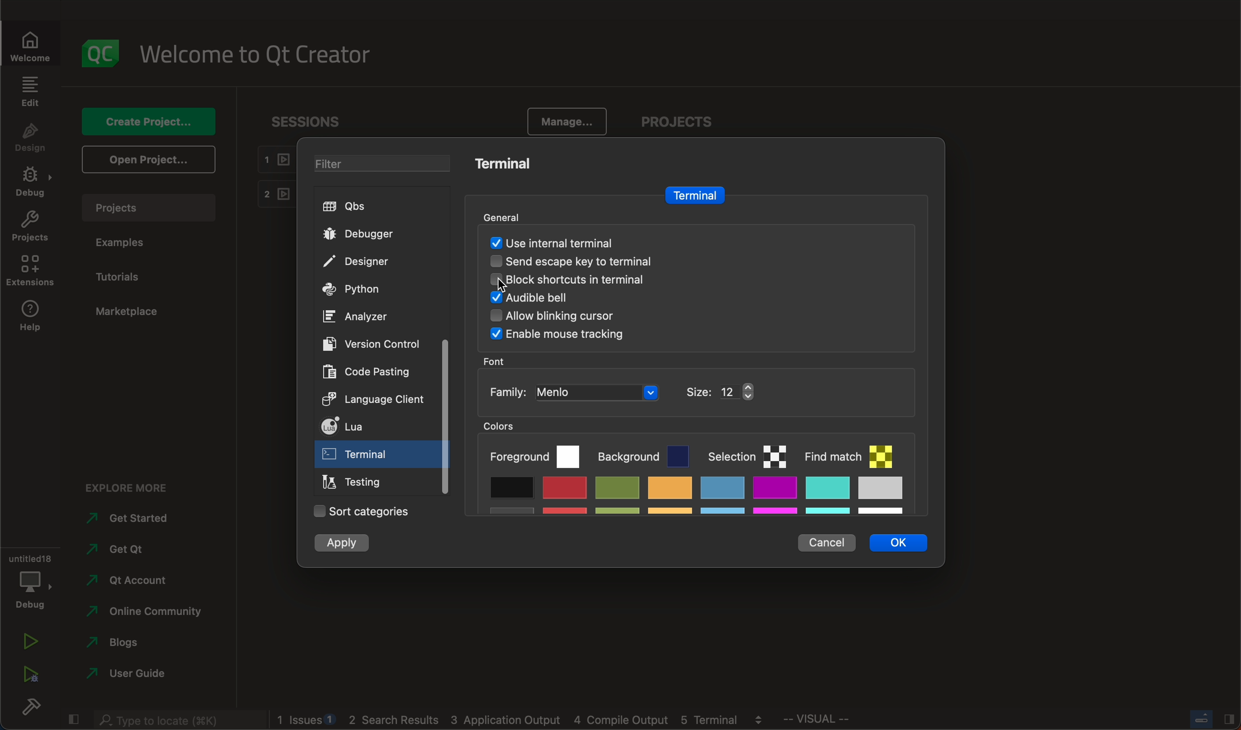 The height and width of the screenshot is (730, 1241). What do you see at coordinates (569, 317) in the screenshot?
I see `` at bounding box center [569, 317].